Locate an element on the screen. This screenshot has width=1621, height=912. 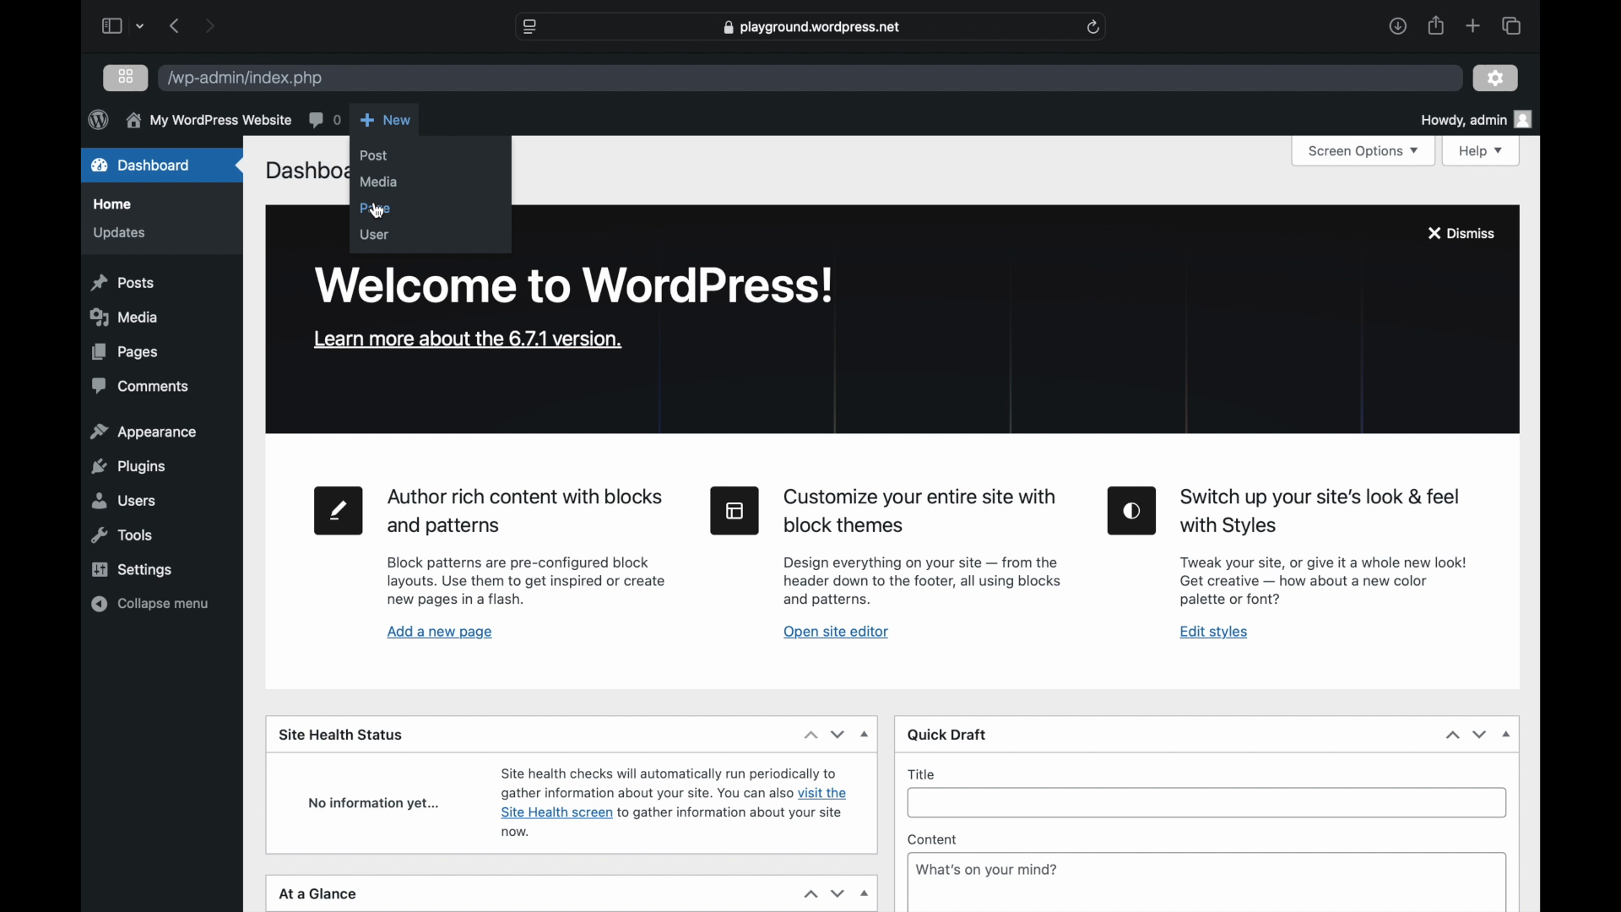
updates is located at coordinates (120, 234).